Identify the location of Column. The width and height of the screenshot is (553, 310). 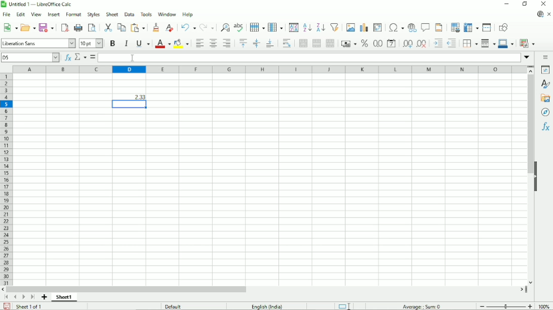
(276, 27).